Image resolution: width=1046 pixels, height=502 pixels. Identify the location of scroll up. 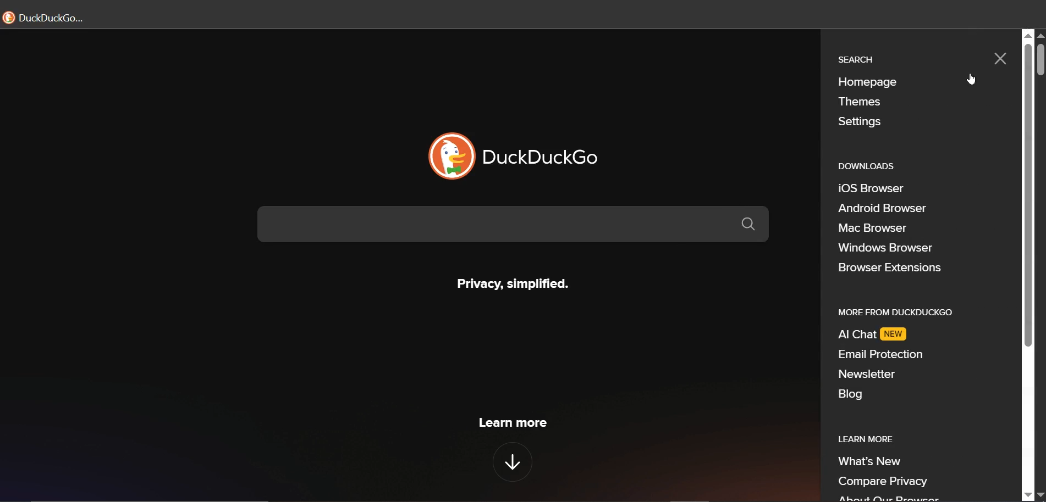
(1028, 35).